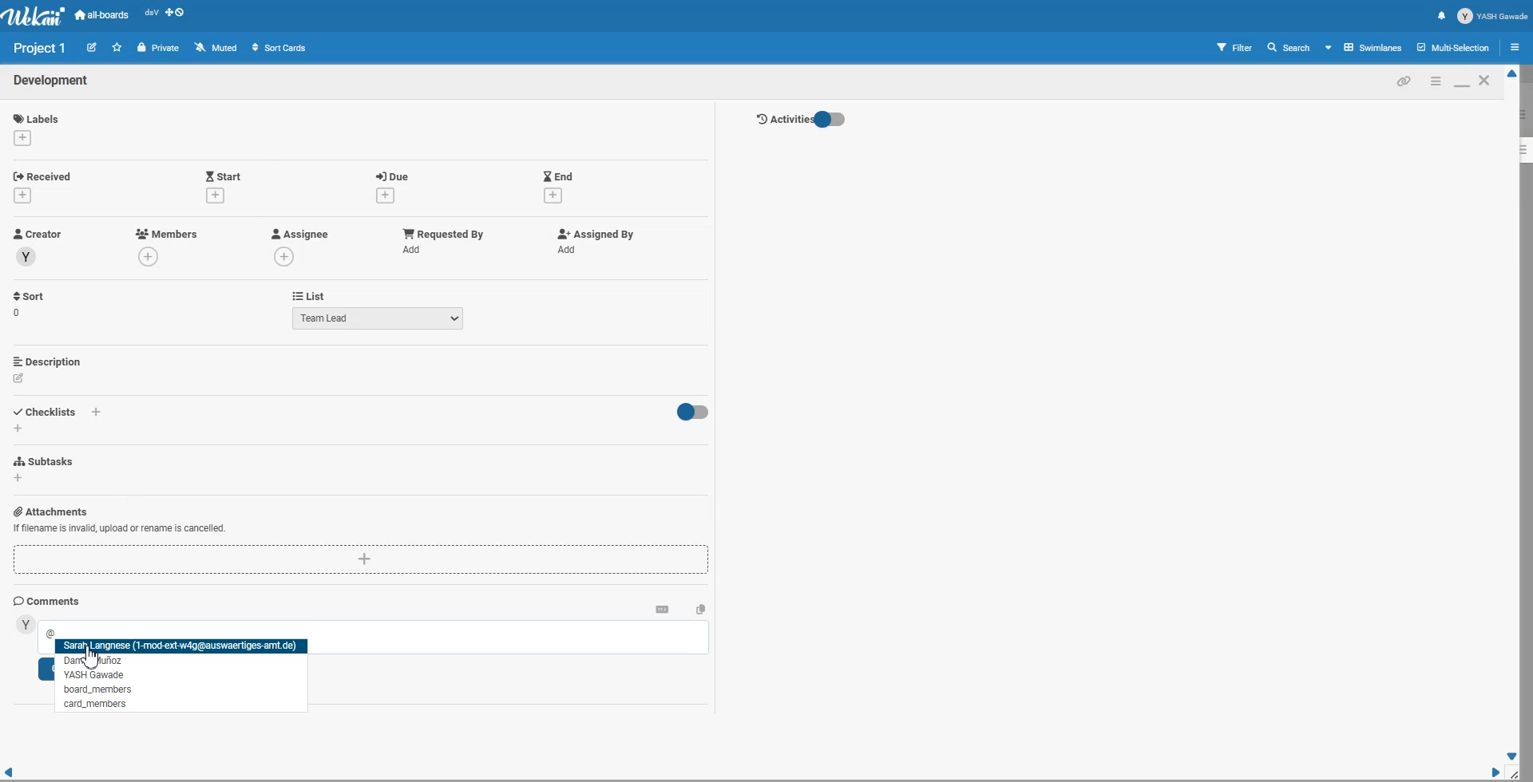 This screenshot has width=1533, height=782. Describe the element at coordinates (1441, 15) in the screenshot. I see `Notification` at that location.